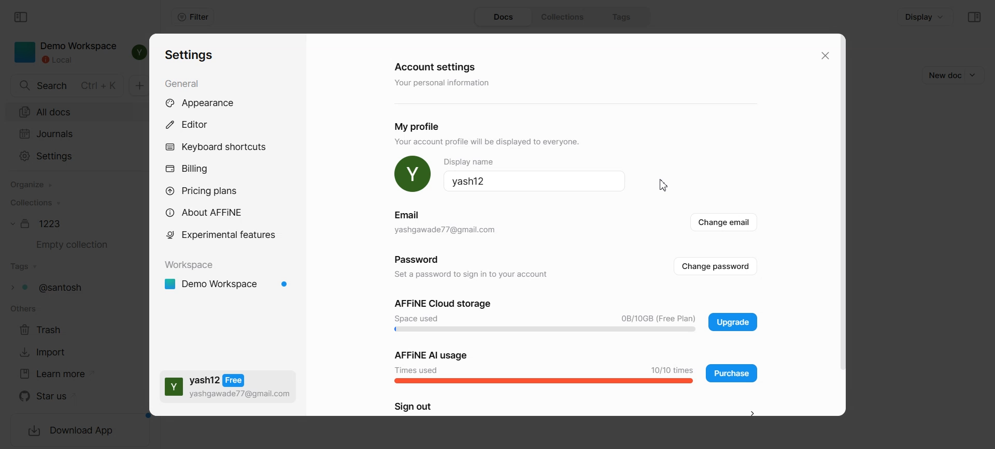 Image resolution: width=995 pixels, height=449 pixels. Describe the element at coordinates (216, 146) in the screenshot. I see `Keyboard shortcuts` at that location.